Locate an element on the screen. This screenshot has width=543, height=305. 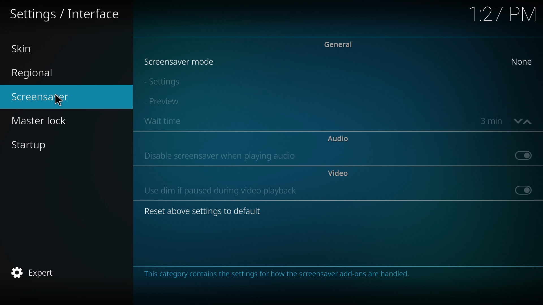
disable screensaver when playing audio is located at coordinates (221, 156).